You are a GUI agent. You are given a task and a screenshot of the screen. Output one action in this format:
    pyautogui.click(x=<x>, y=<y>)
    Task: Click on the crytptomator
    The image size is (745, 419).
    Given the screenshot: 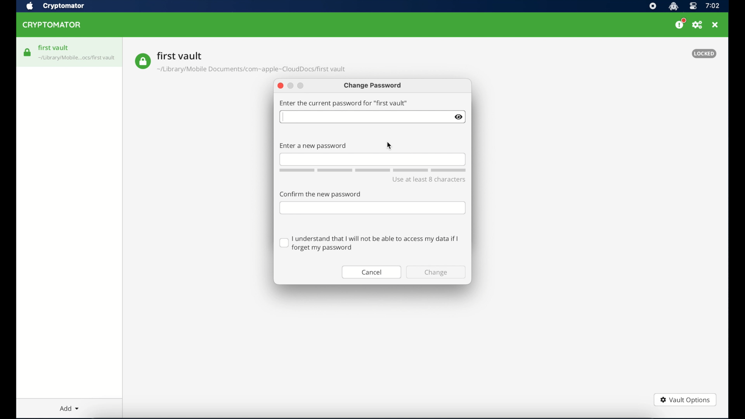 What is the action you would take?
    pyautogui.click(x=63, y=7)
    